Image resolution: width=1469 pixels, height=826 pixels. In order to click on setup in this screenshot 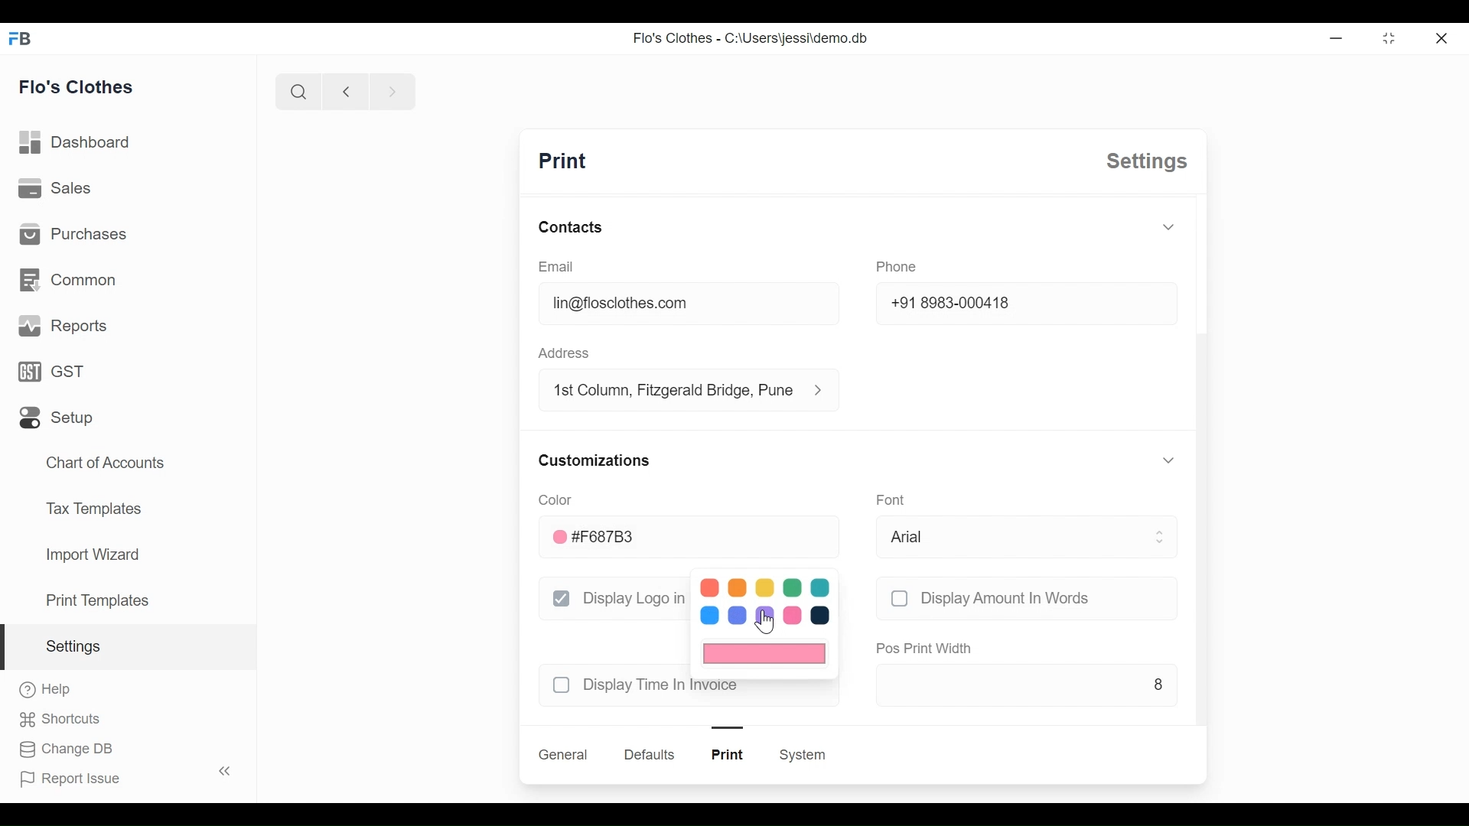, I will do `click(57, 418)`.